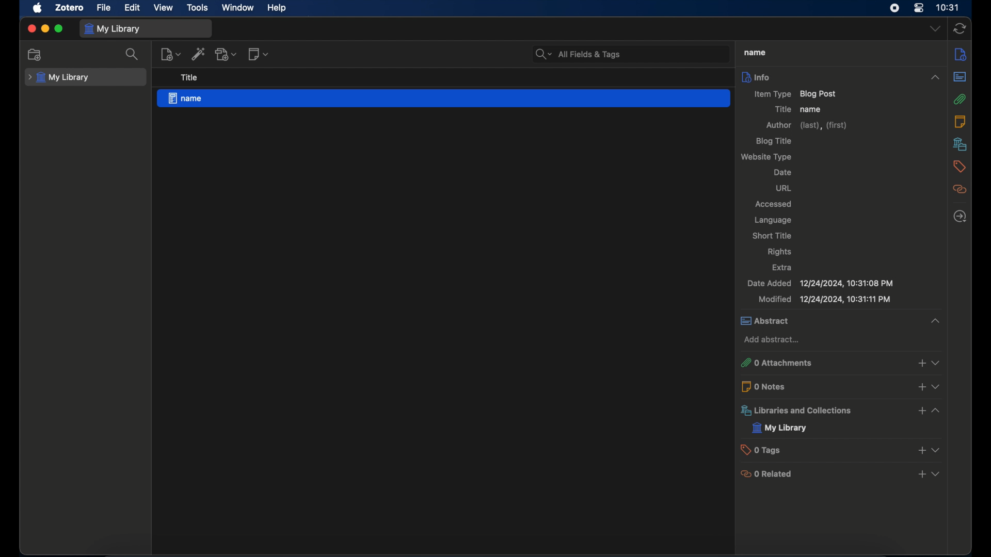 The image size is (991, 557). I want to click on time, so click(948, 7).